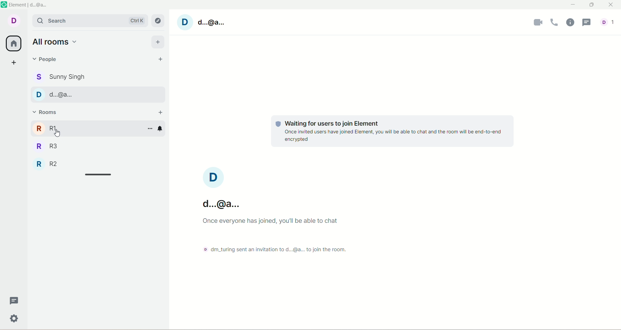 Image resolution: width=621 pixels, height=330 pixels. Describe the element at coordinates (46, 60) in the screenshot. I see `people` at that location.